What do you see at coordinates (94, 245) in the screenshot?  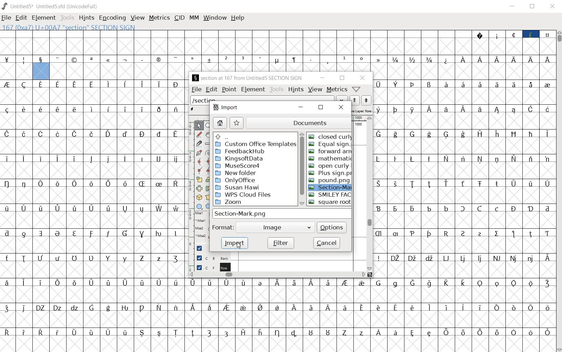 I see `empty cells` at bounding box center [94, 245].